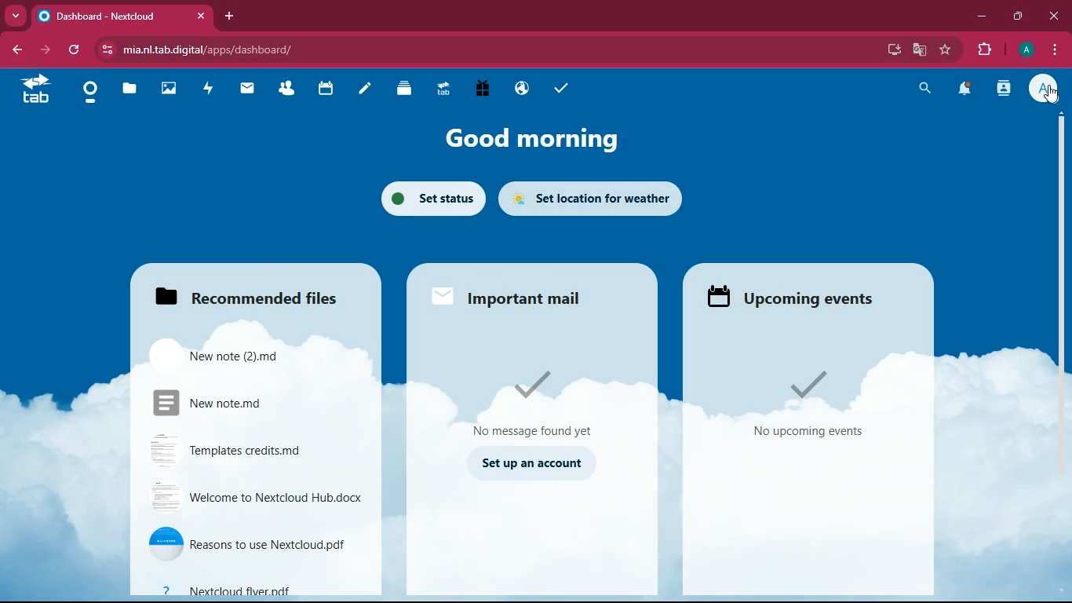 The image size is (1072, 603). Describe the element at coordinates (1050, 95) in the screenshot. I see `cursor` at that location.